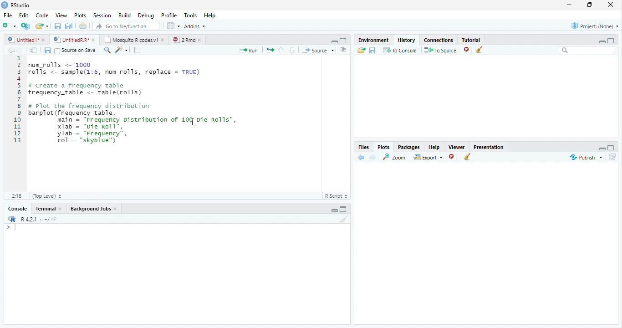  I want to click on Save File, so click(373, 50).